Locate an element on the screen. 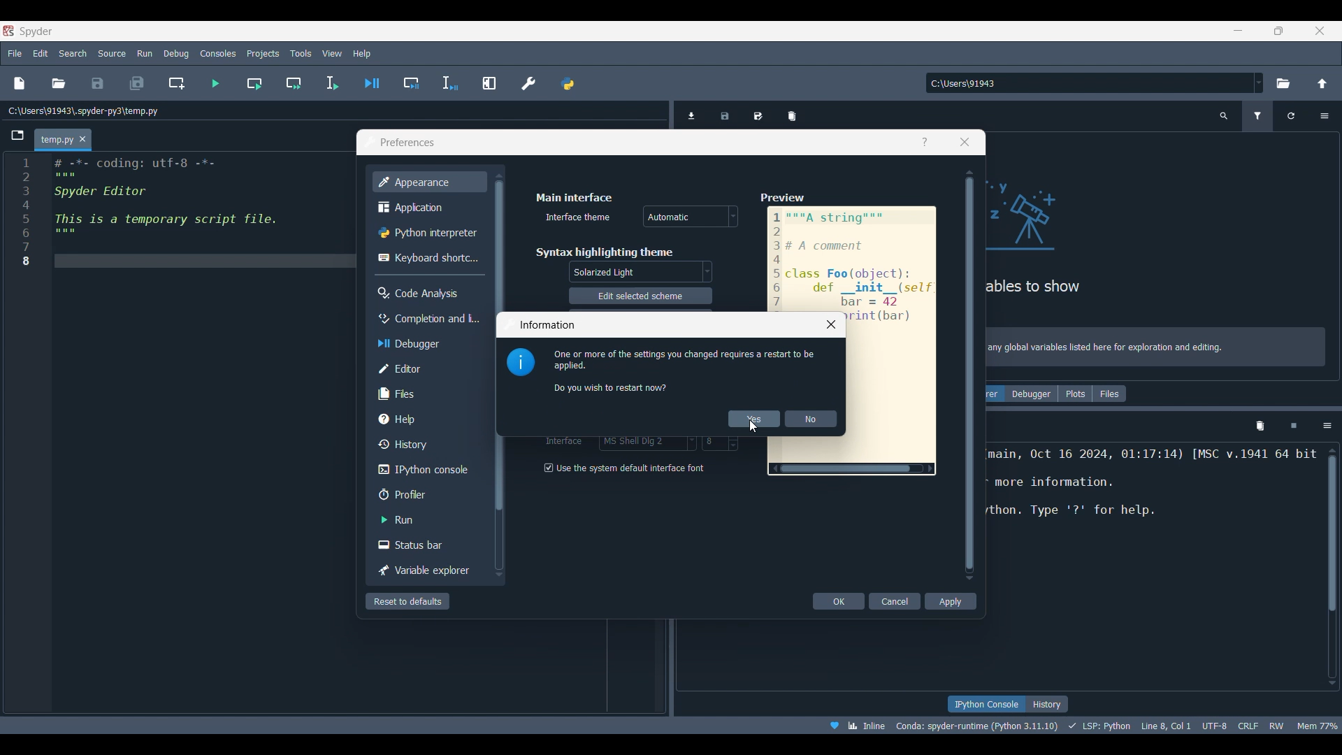  memory usage is located at coordinates (1320, 725).